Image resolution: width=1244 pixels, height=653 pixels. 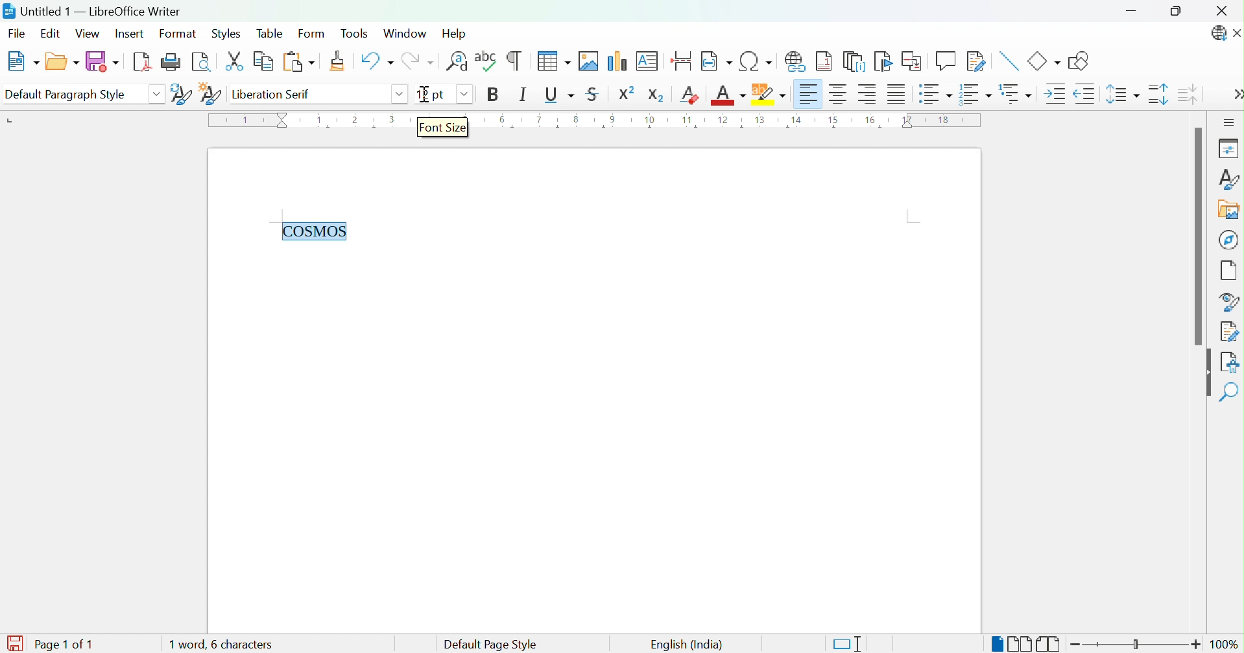 I want to click on Edit, so click(x=51, y=34).